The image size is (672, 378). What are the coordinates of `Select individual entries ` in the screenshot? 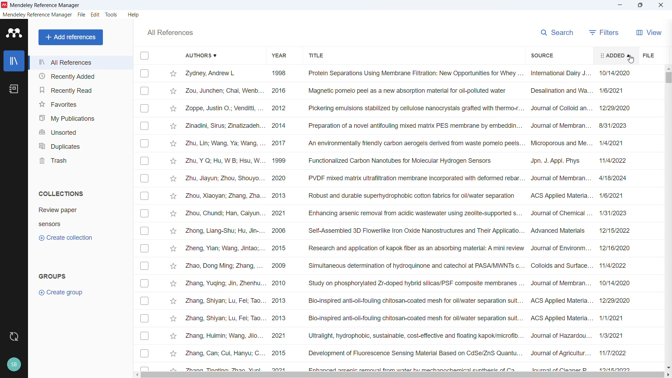 It's located at (145, 219).